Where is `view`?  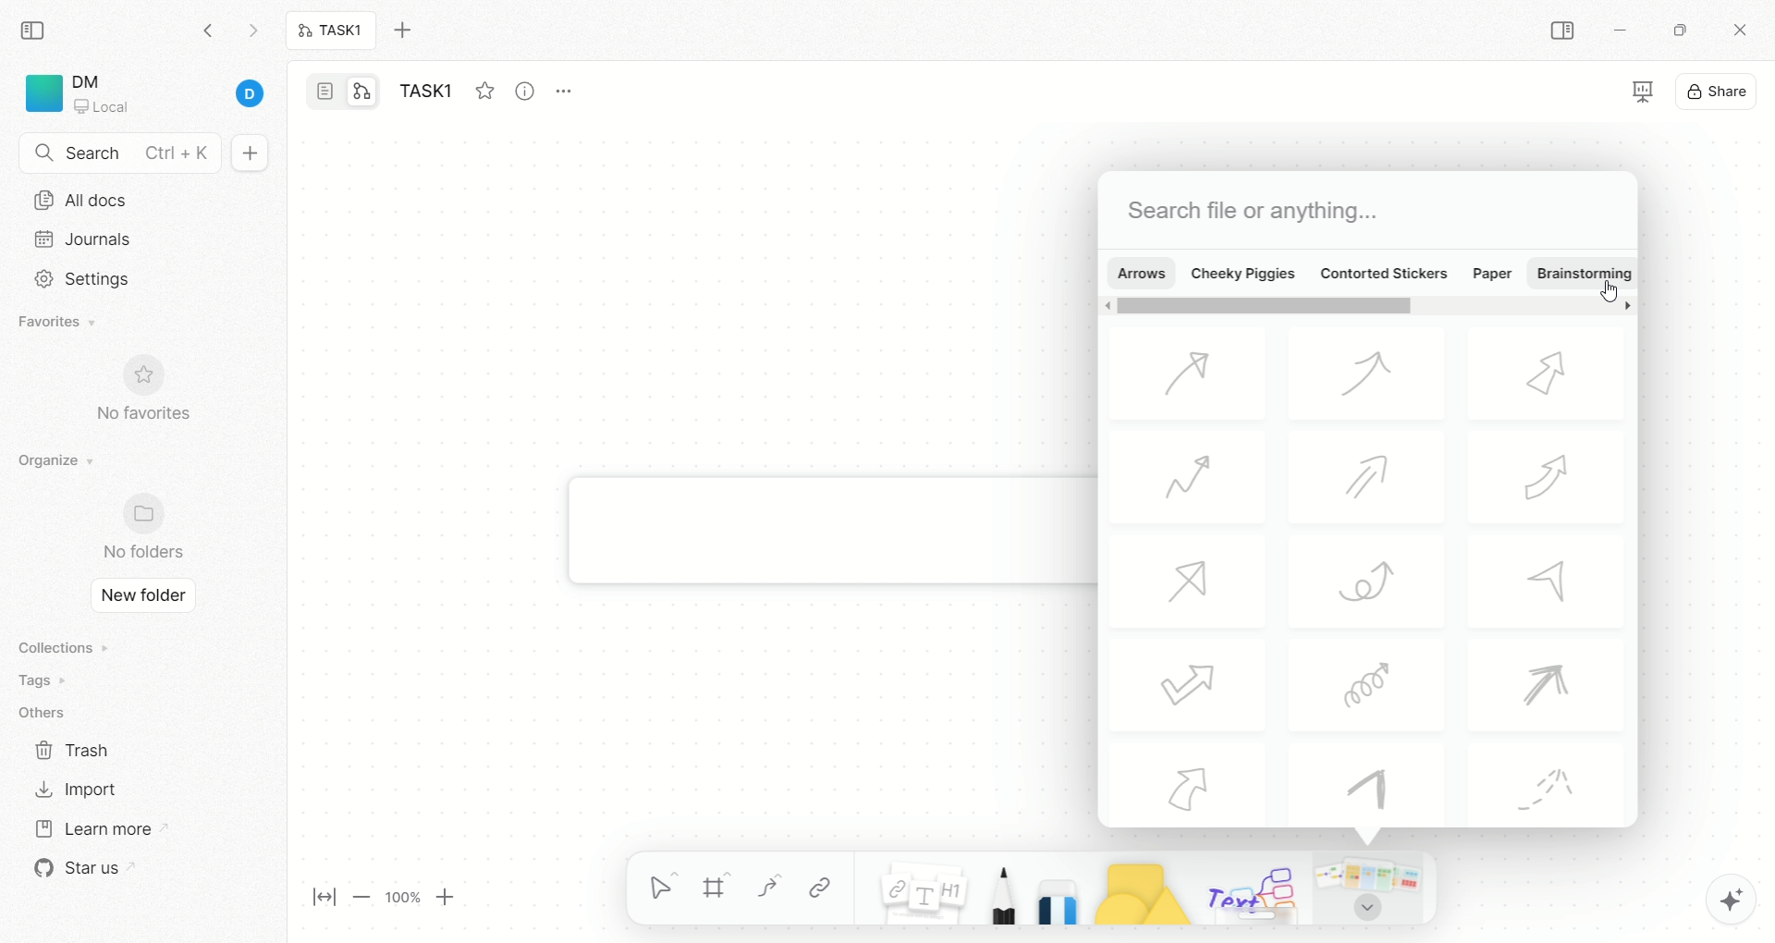 view is located at coordinates (1627, 93).